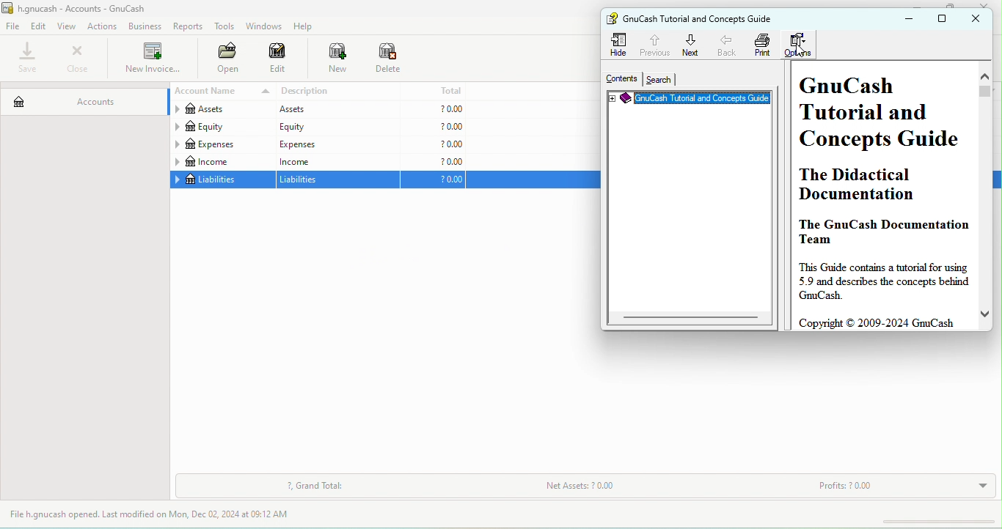 This screenshot has width=1002, height=529. Describe the element at coordinates (690, 317) in the screenshot. I see `horizontal scroll bar` at that location.